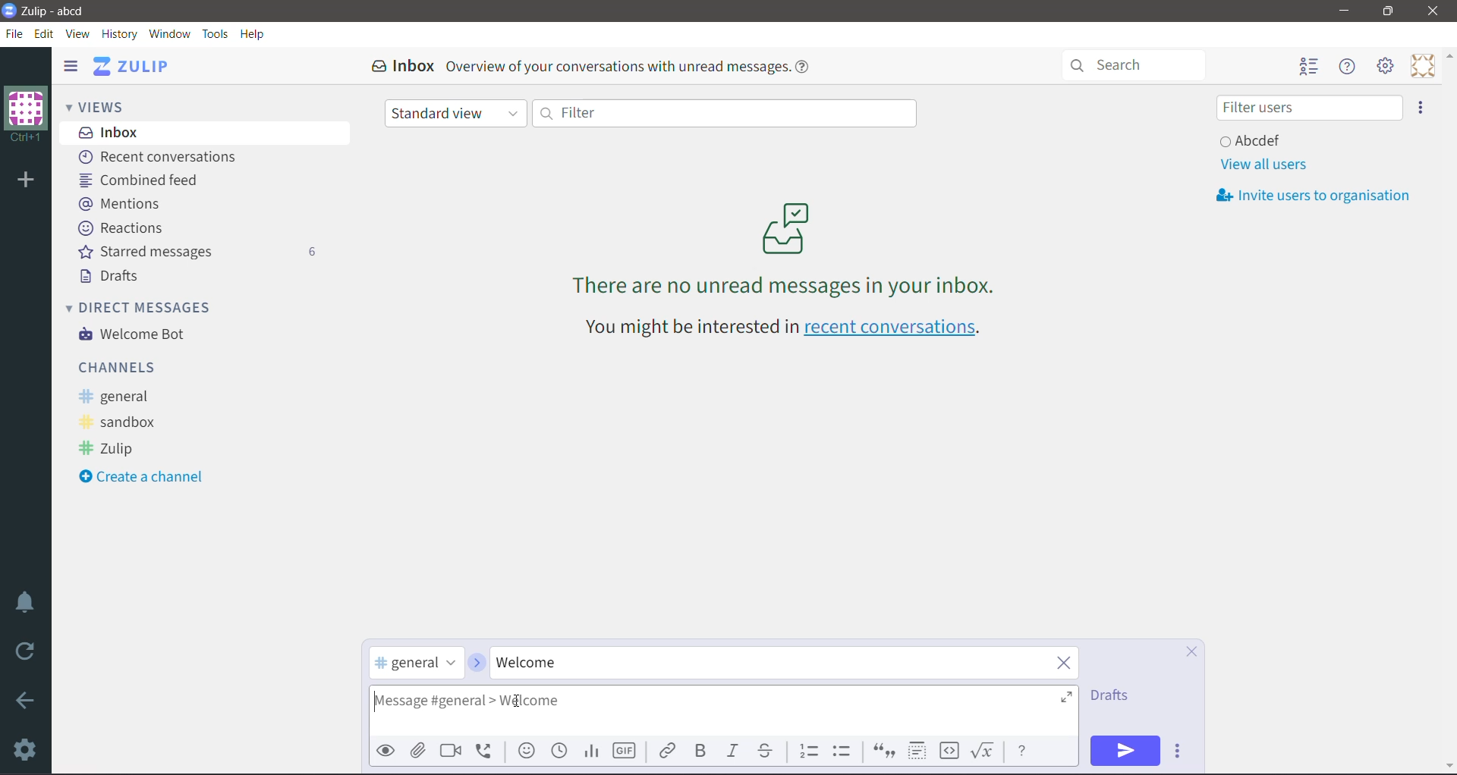  I want to click on Close, so click(1435, 11).